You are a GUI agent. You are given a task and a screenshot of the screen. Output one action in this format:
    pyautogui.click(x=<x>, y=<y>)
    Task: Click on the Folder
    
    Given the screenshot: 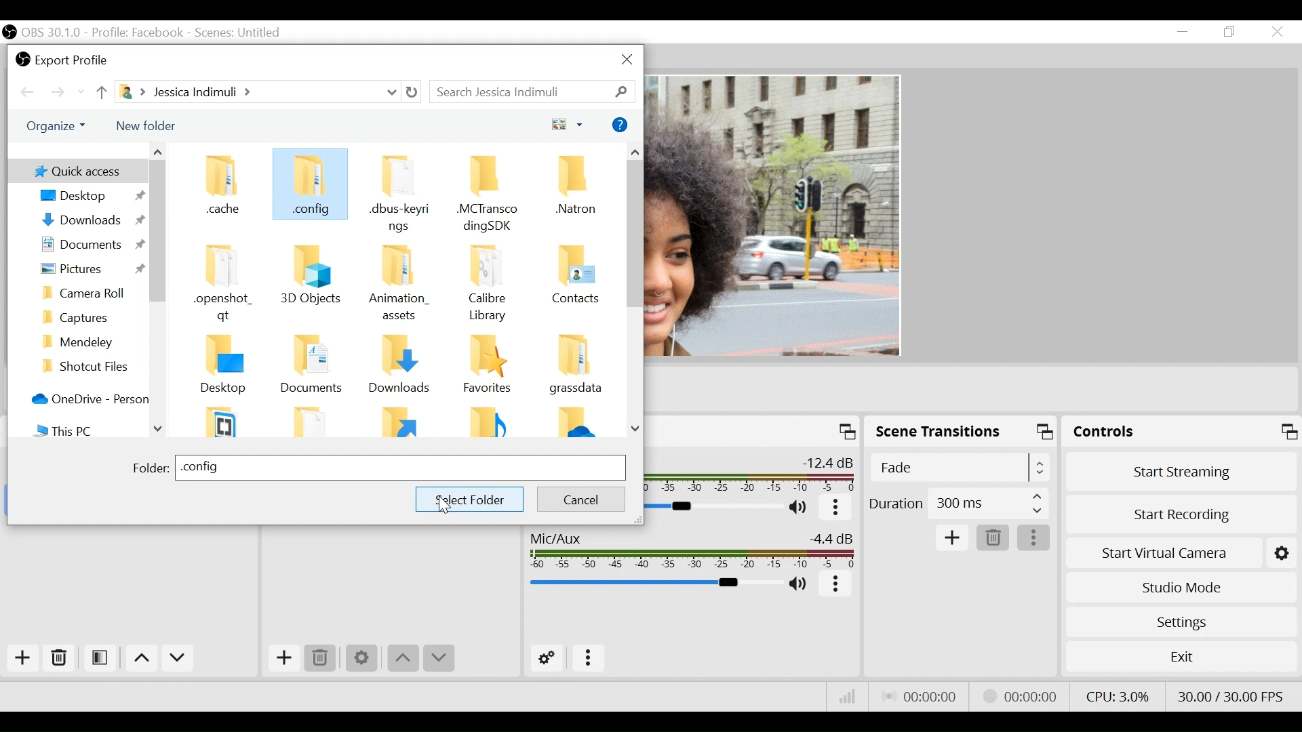 What is the action you would take?
    pyautogui.click(x=399, y=283)
    